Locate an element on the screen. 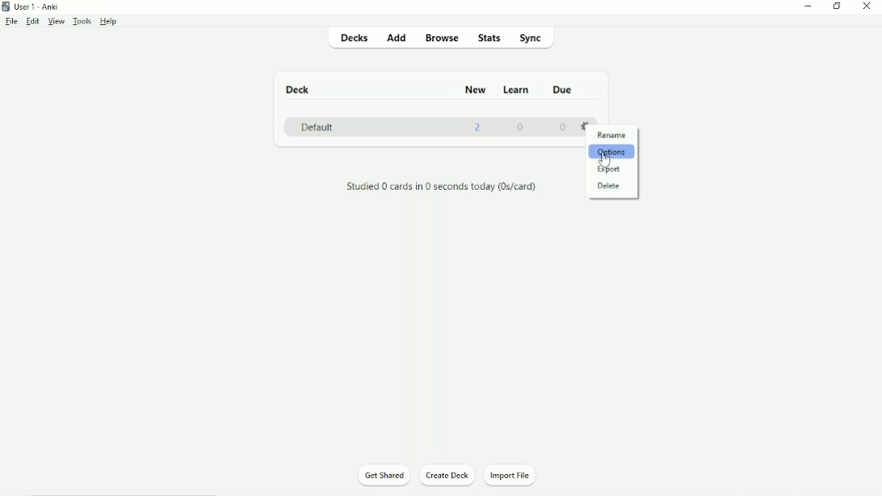 This screenshot has height=496, width=882. Restore down is located at coordinates (837, 7).